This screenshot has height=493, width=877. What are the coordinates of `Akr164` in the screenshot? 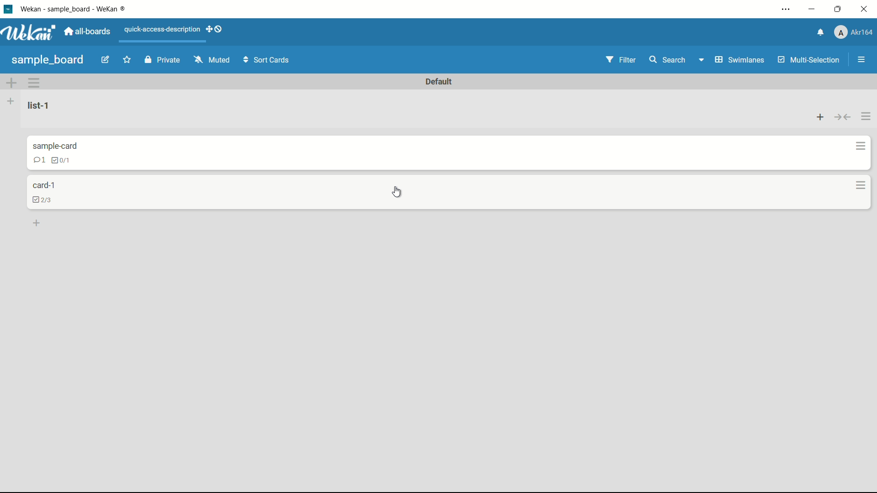 It's located at (856, 33).